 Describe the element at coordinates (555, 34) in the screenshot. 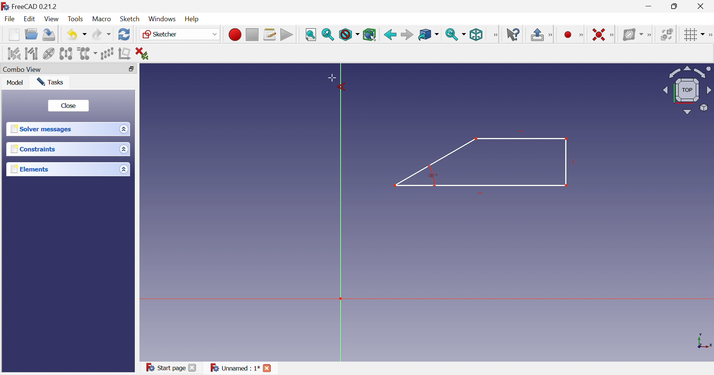

I see `constraint point onto object` at that location.